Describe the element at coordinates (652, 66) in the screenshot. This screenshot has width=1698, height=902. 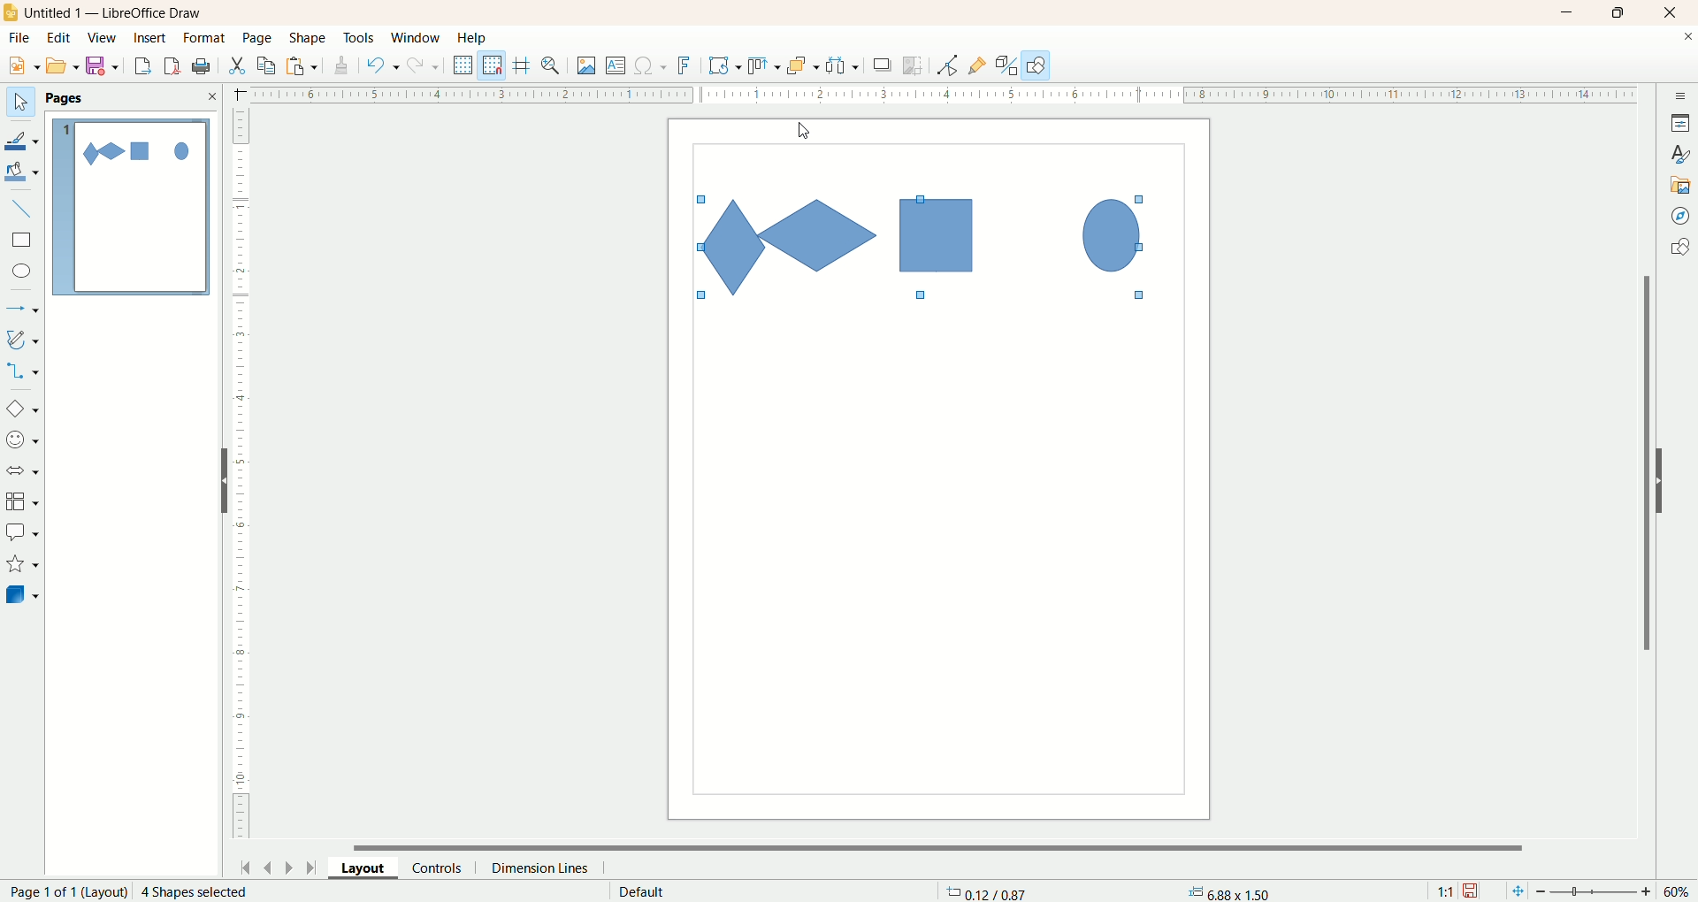
I see `special character` at that location.